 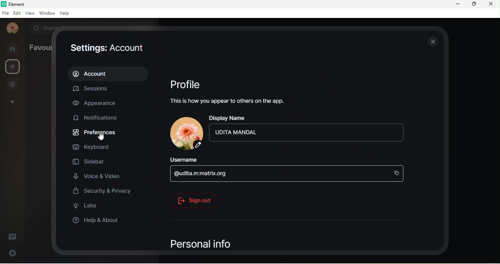 I want to click on preference, so click(x=95, y=133).